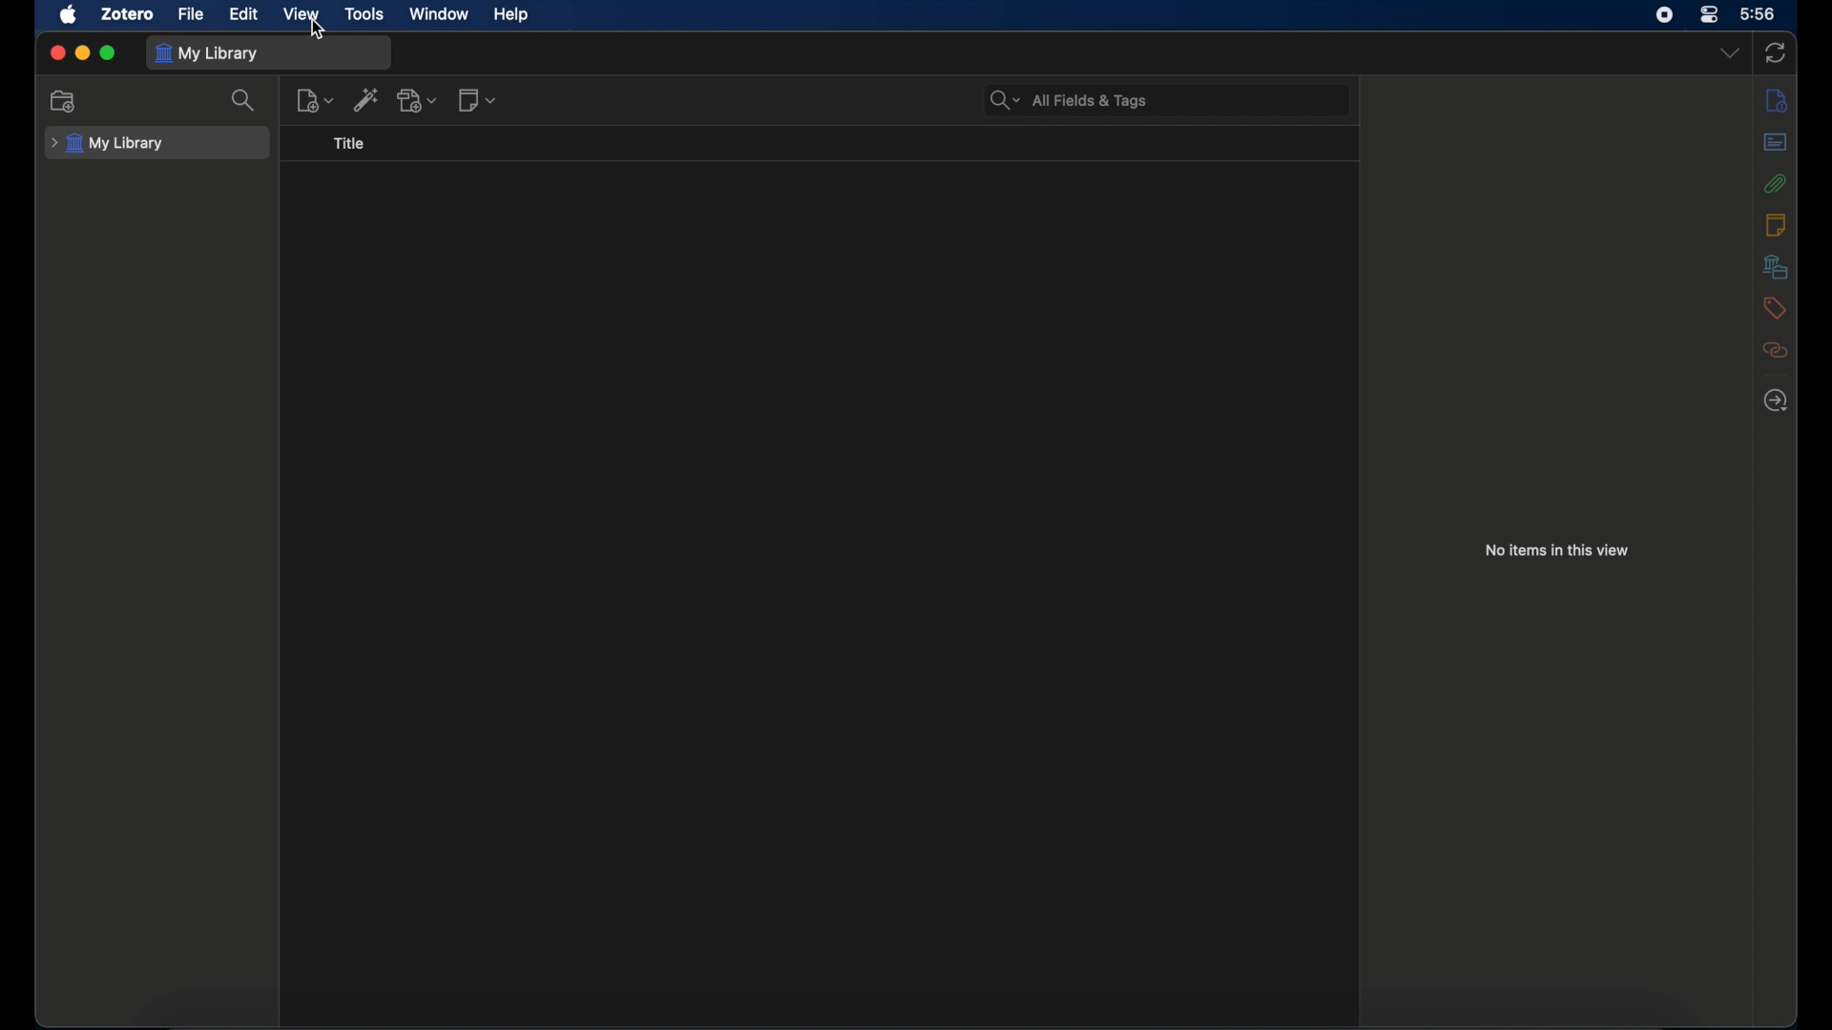 This screenshot has height=1030, width=1832. What do you see at coordinates (364, 13) in the screenshot?
I see `tools` at bounding box center [364, 13].